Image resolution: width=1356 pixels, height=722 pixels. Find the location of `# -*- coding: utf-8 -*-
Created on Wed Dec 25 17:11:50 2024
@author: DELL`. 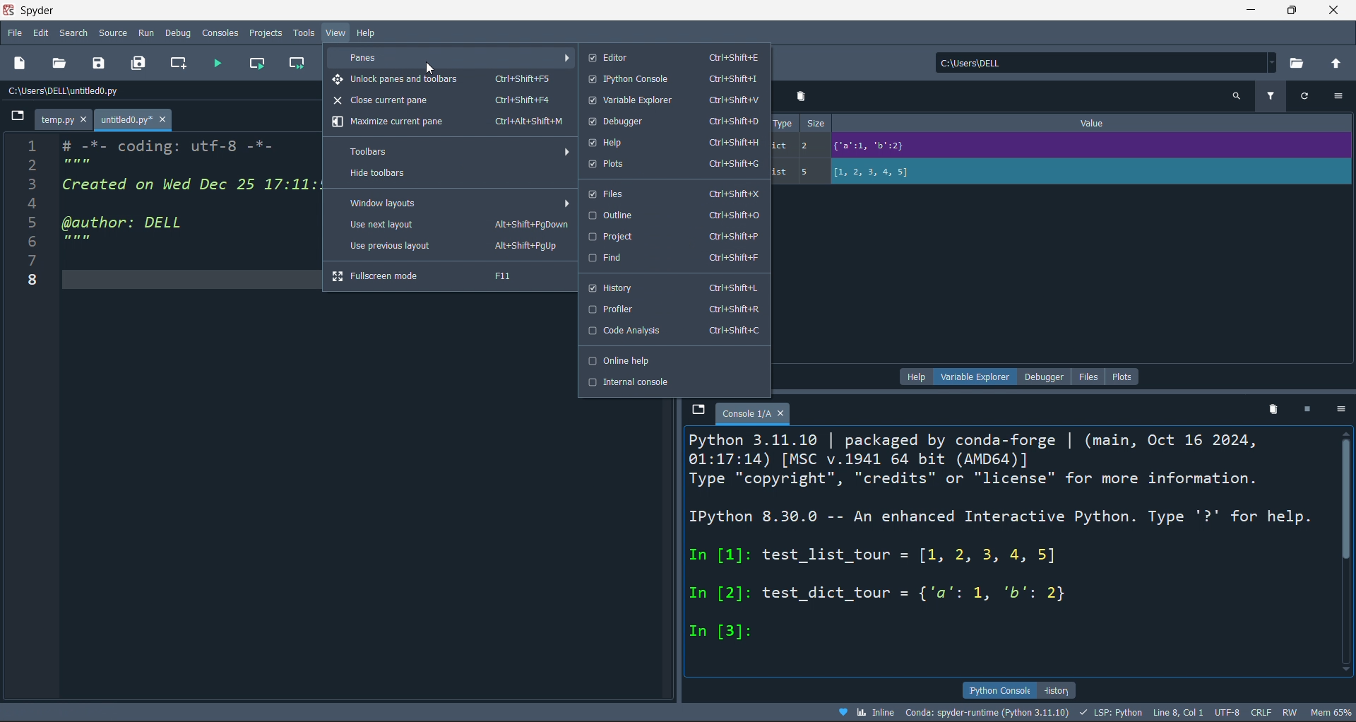

# -*- coding: utf-8 -*-
Created on Wed Dec 25 17:11:50 2024
@author: DELL is located at coordinates (184, 211).